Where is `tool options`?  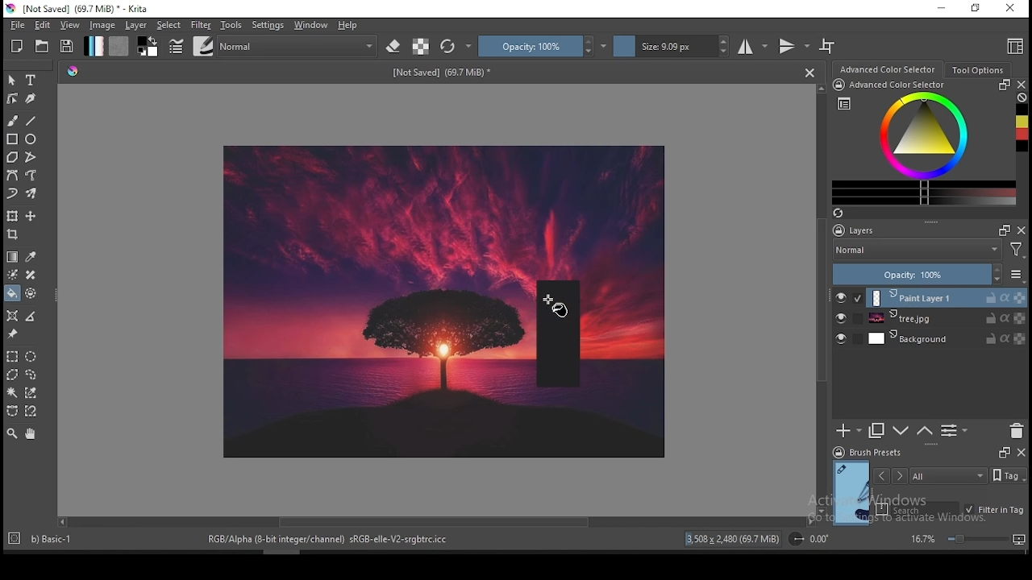 tool options is located at coordinates (976, 69).